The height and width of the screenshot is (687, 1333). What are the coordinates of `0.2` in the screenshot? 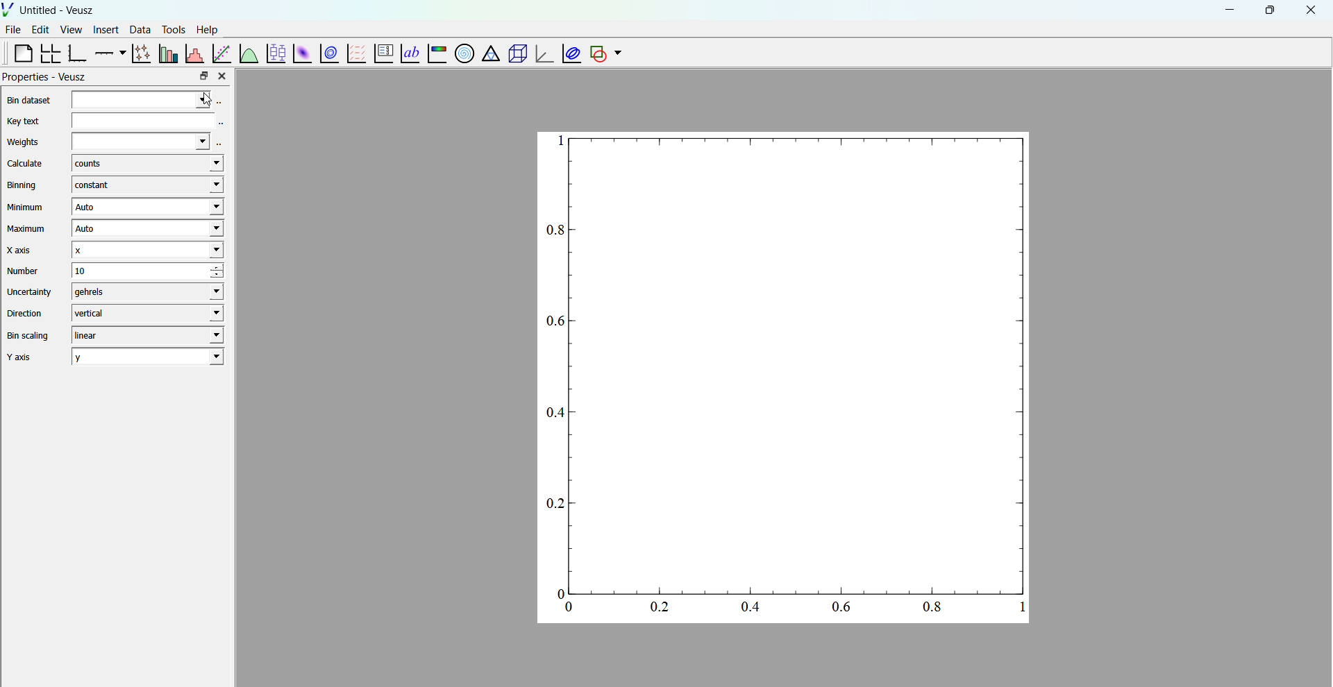 It's located at (553, 505).